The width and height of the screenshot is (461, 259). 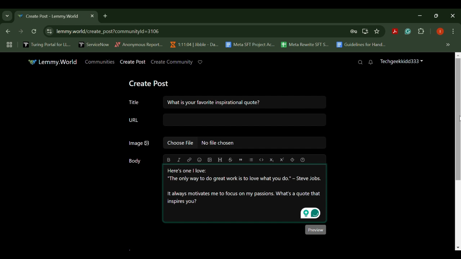 What do you see at coordinates (365, 31) in the screenshot?
I see `Install Desktop Application` at bounding box center [365, 31].